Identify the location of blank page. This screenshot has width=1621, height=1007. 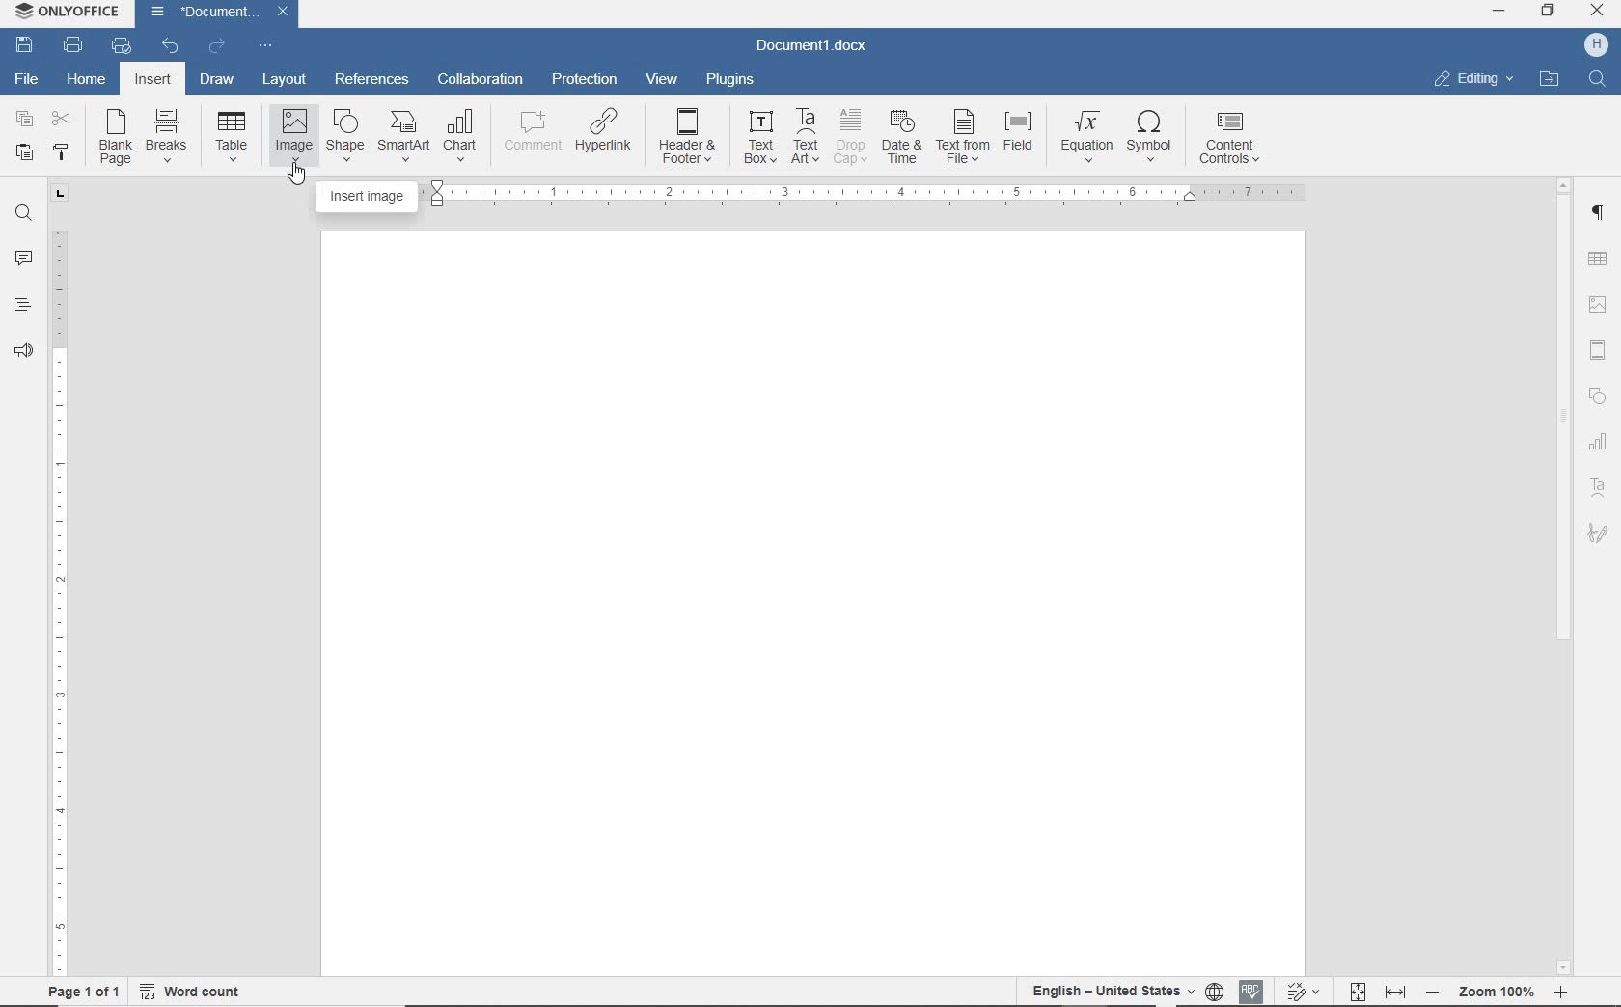
(114, 136).